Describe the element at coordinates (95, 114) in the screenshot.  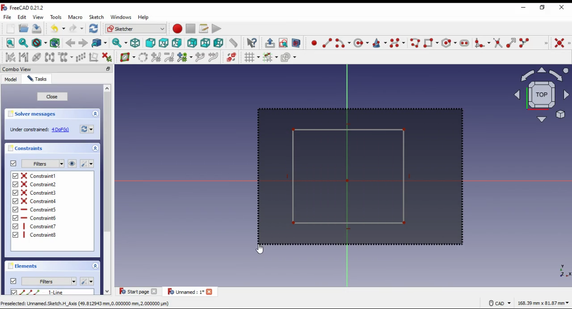
I see `collapse` at that location.